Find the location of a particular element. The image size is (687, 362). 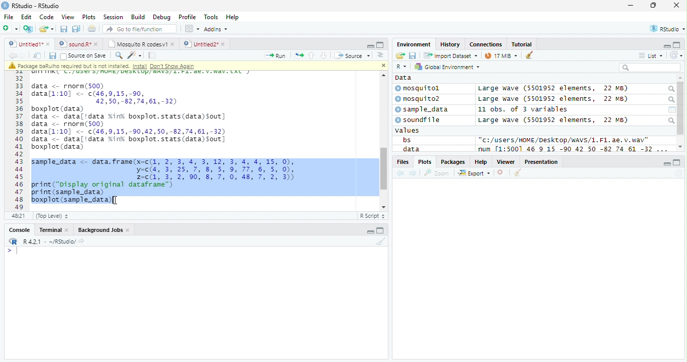

minimize is located at coordinates (667, 163).